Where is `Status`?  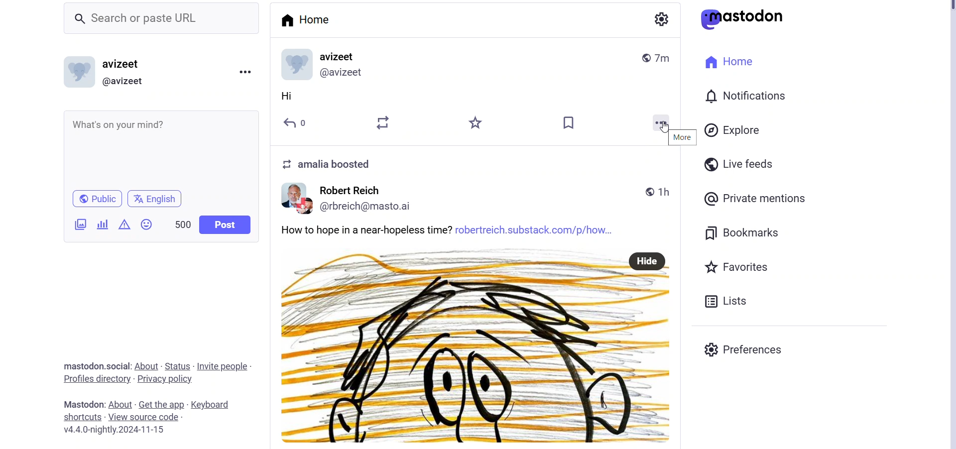
Status is located at coordinates (178, 367).